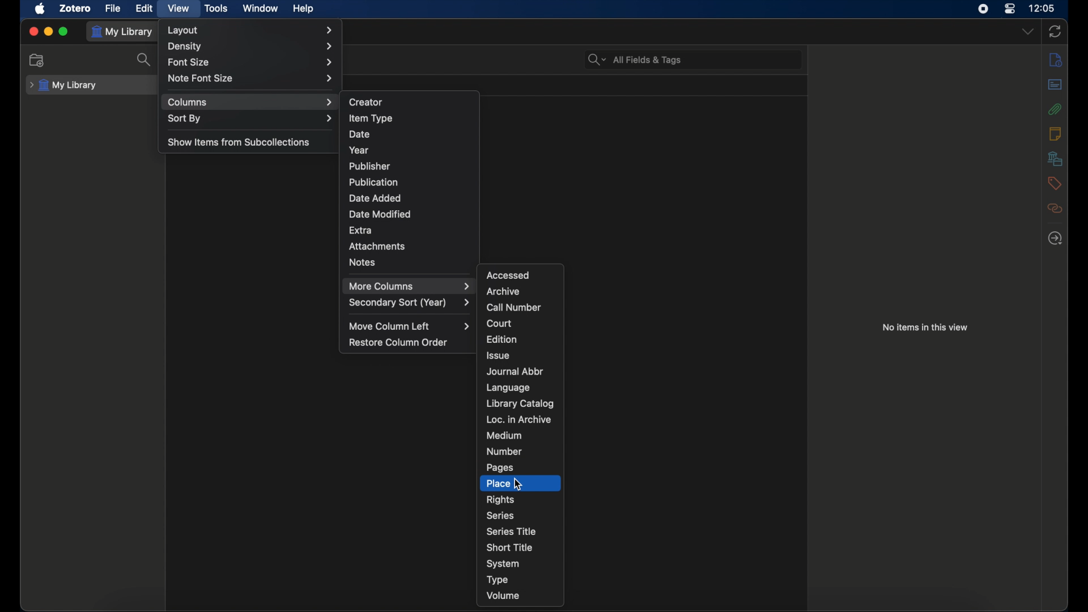 The width and height of the screenshot is (1088, 612). What do you see at coordinates (249, 46) in the screenshot?
I see `density` at bounding box center [249, 46].